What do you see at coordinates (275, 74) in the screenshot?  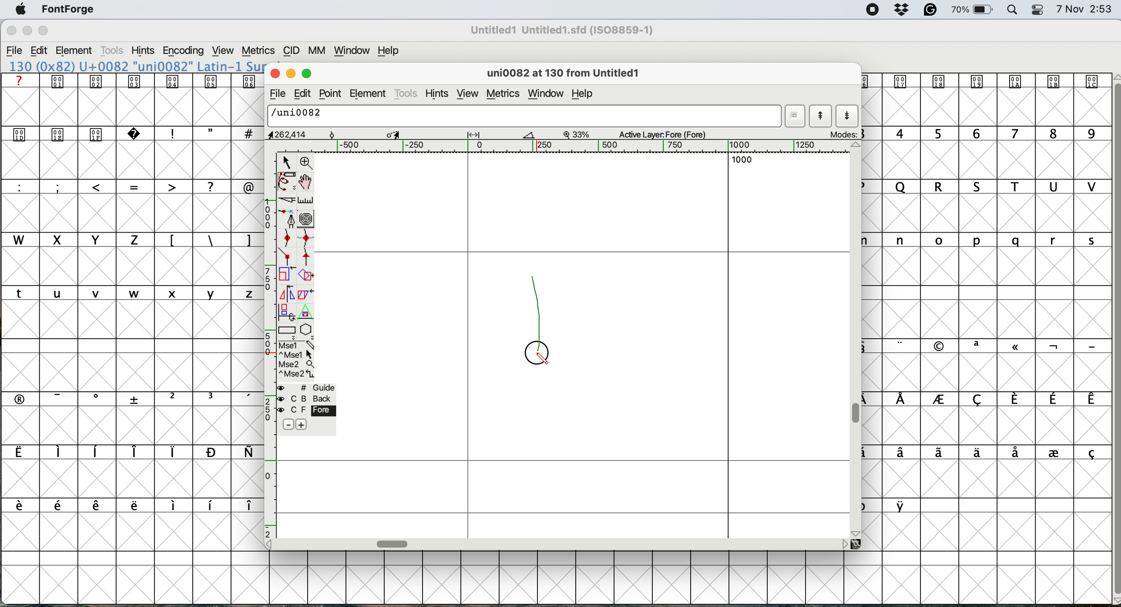 I see `close` at bounding box center [275, 74].